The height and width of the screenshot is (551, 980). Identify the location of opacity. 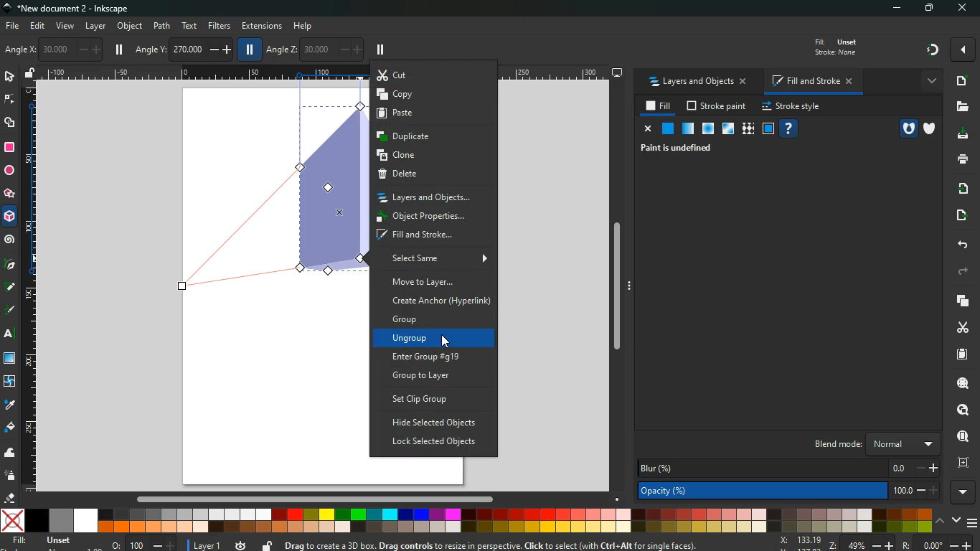
(791, 492).